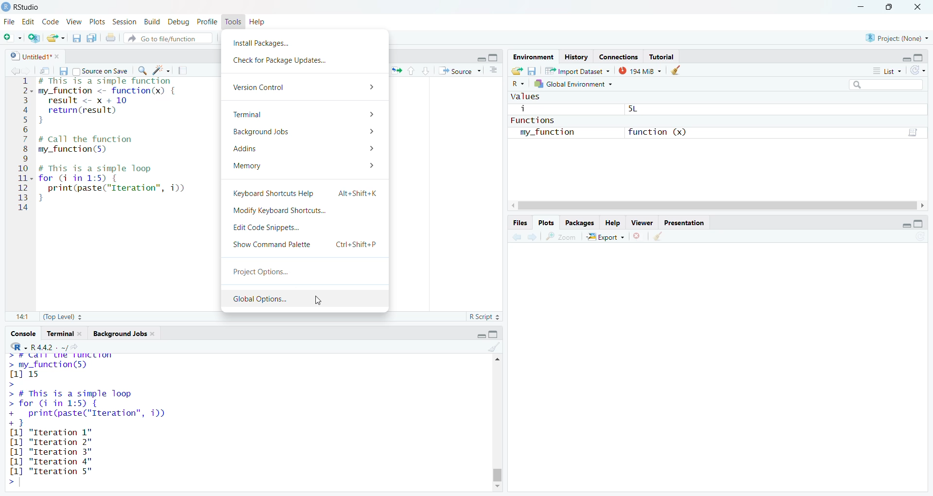 The height and width of the screenshot is (496, 933). I want to click on search field, so click(883, 84).